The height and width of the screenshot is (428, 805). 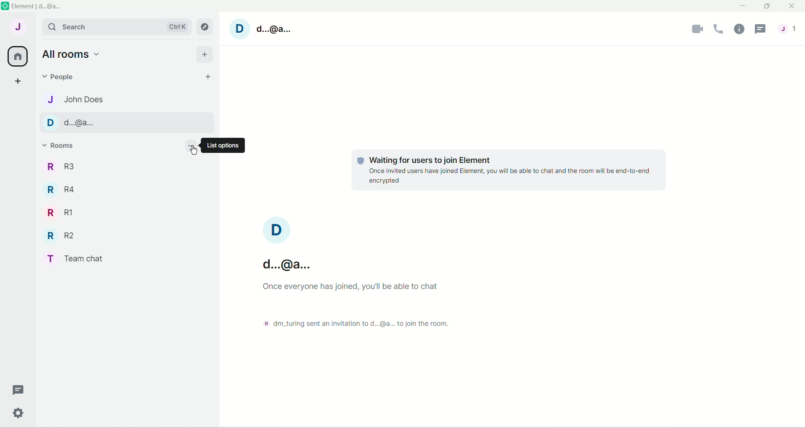 I want to click on Room Name-r3, so click(x=64, y=167).